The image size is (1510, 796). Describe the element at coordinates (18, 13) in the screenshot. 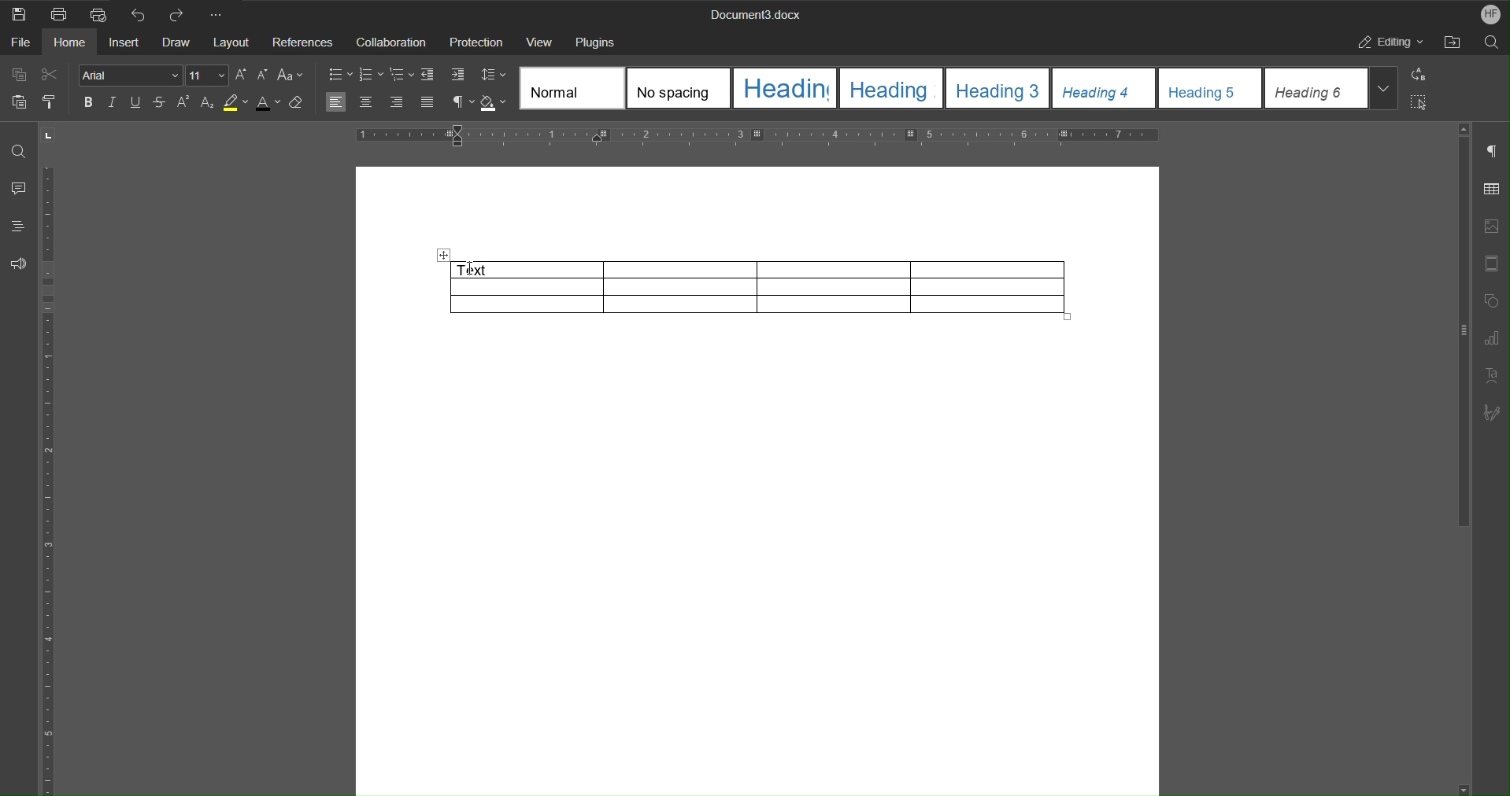

I see `Save` at that location.